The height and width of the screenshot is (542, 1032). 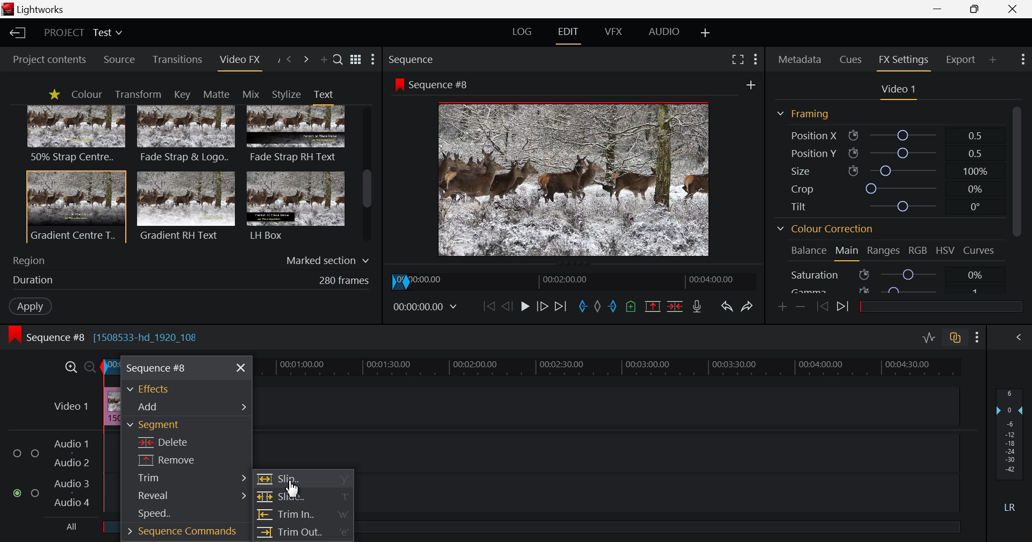 What do you see at coordinates (597, 307) in the screenshot?
I see `Remove all marks` at bounding box center [597, 307].